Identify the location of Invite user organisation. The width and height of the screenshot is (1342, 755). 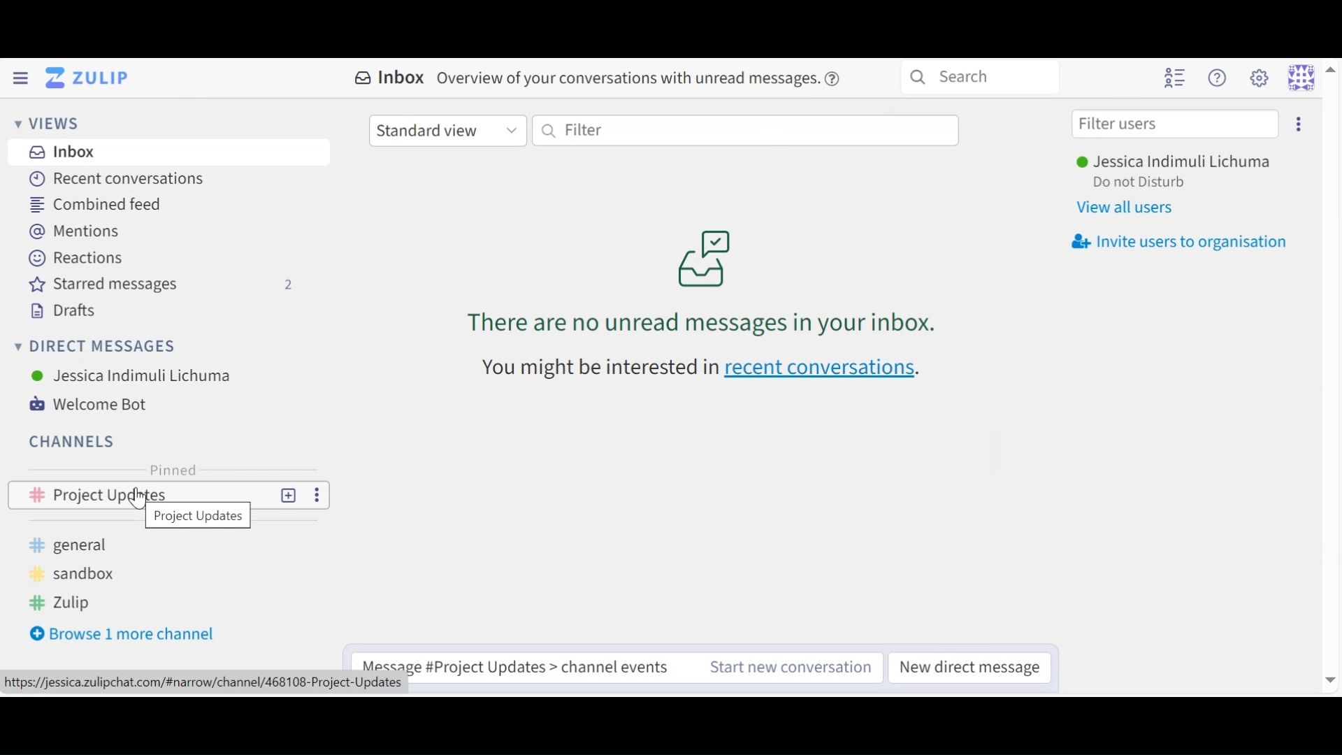
(1182, 240).